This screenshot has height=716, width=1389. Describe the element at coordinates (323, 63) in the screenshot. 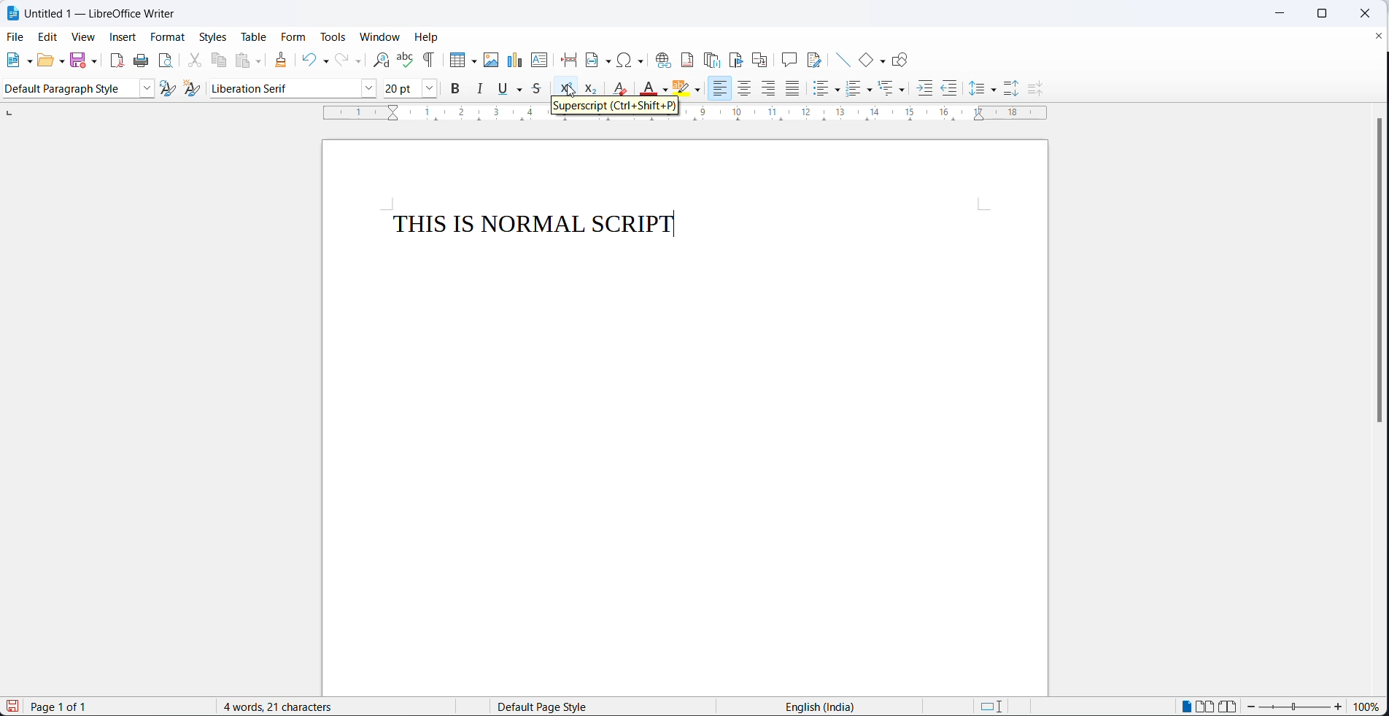

I see `undo options` at that location.